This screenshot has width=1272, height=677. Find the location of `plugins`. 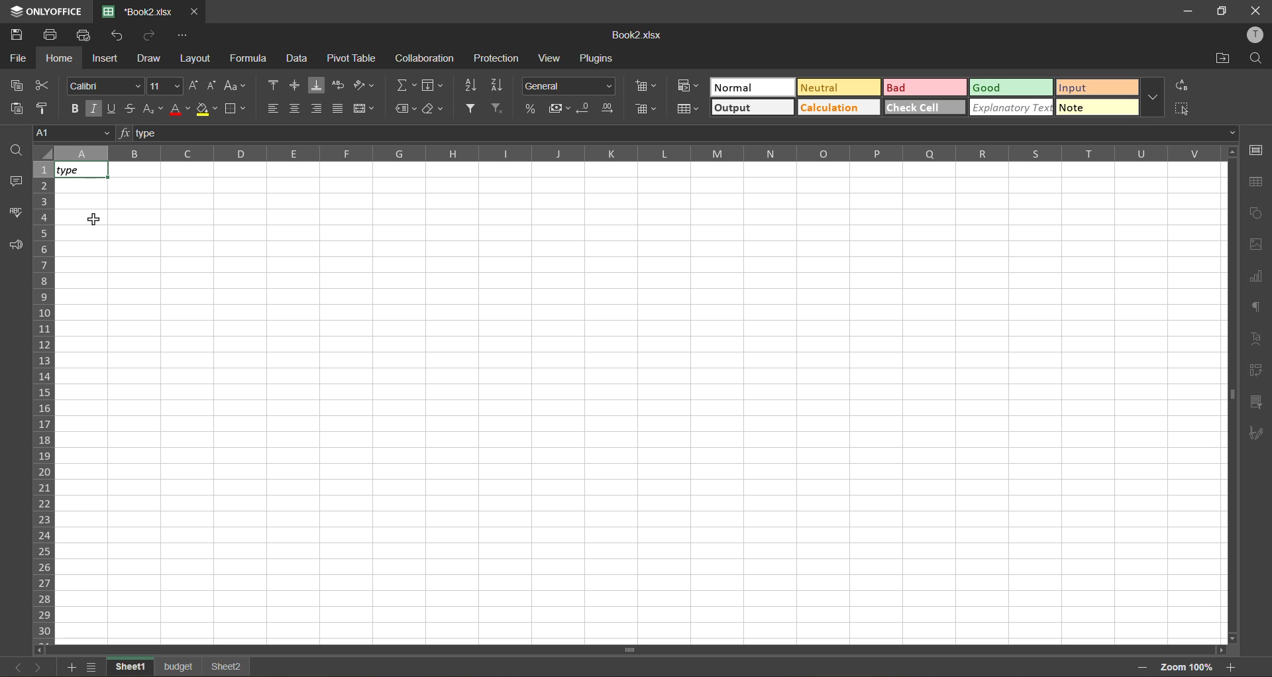

plugins is located at coordinates (599, 59).